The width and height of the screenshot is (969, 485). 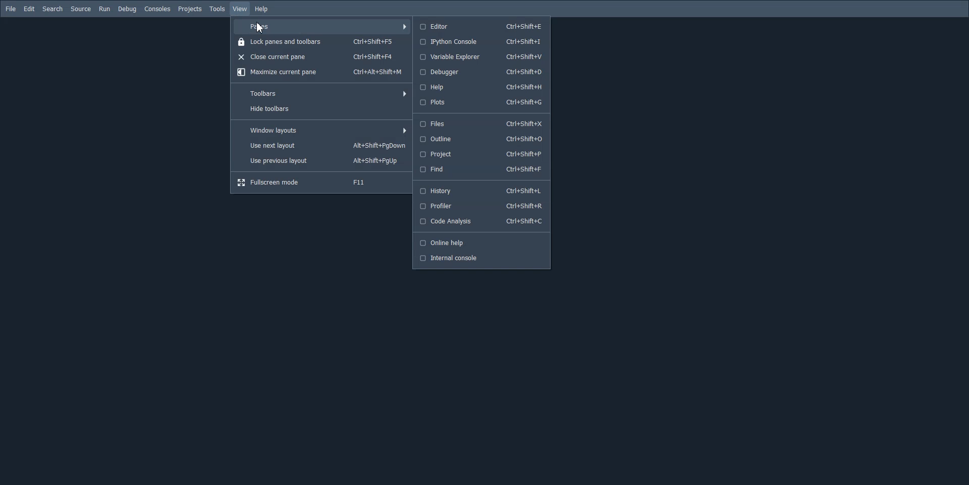 What do you see at coordinates (81, 9) in the screenshot?
I see `Source` at bounding box center [81, 9].